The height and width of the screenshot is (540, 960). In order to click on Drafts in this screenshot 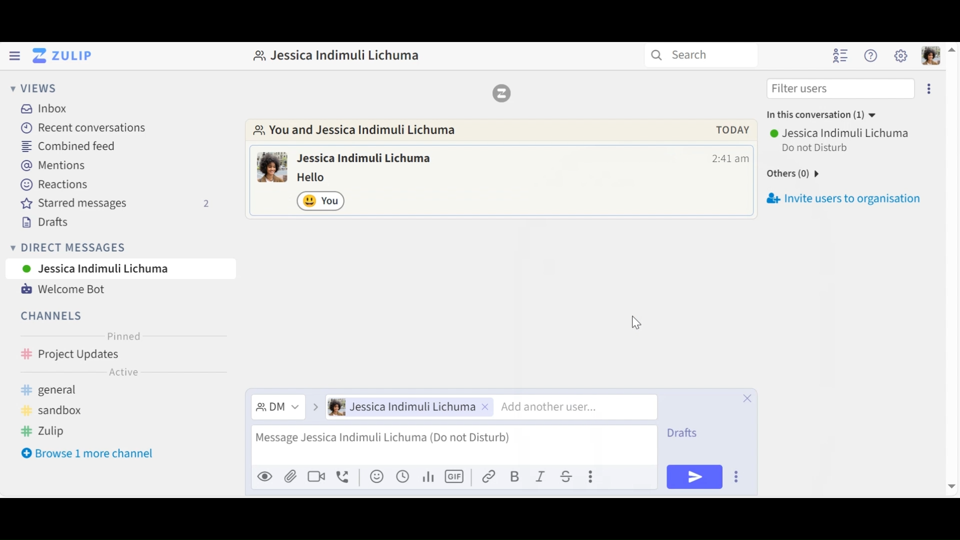, I will do `click(691, 433)`.